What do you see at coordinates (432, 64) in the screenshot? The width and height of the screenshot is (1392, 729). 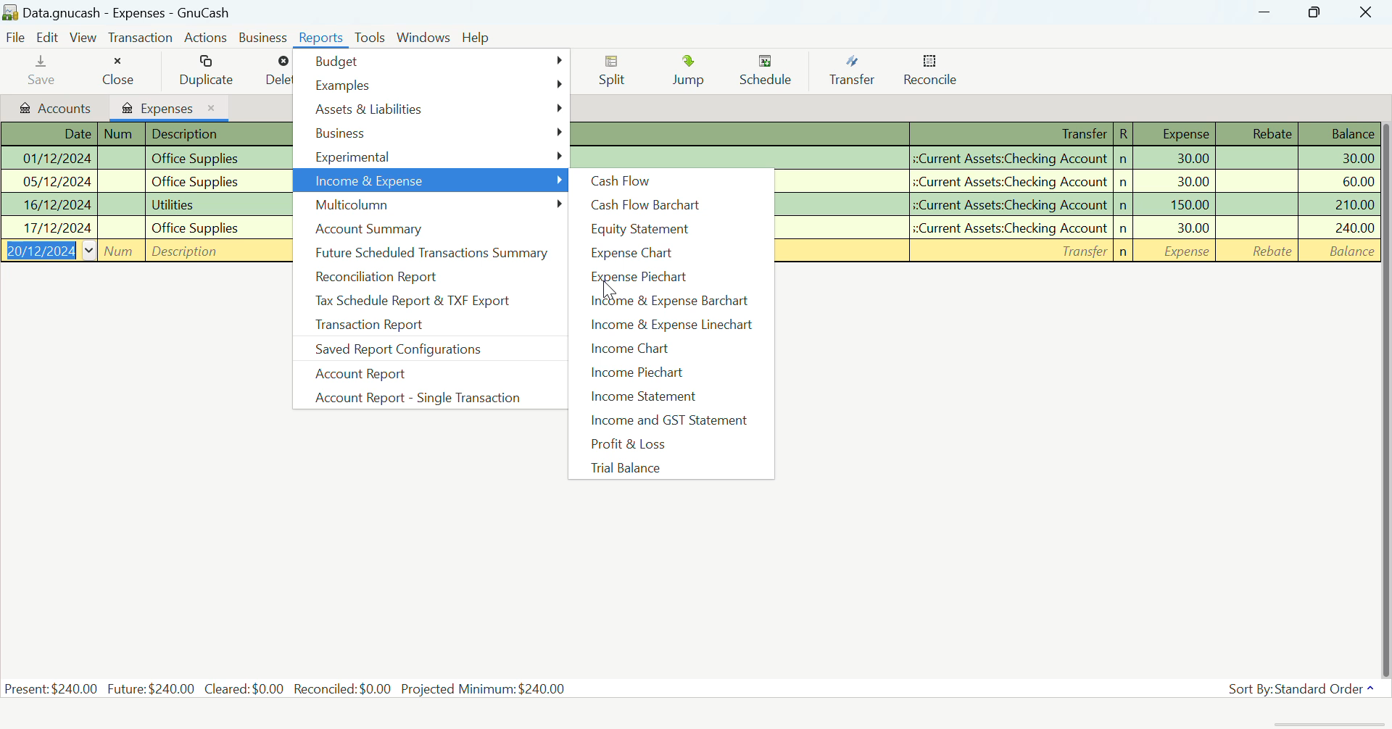 I see `Budget` at bounding box center [432, 64].